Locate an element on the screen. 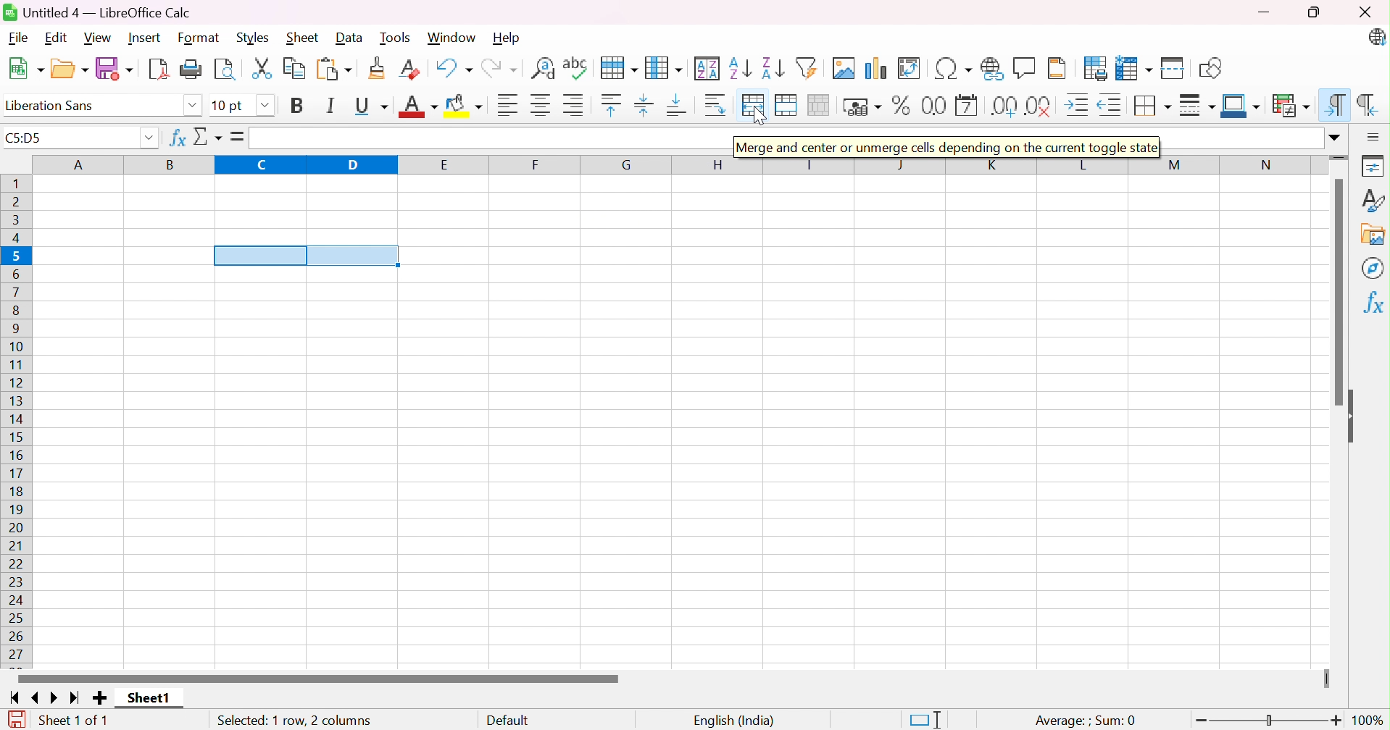  Format as Percent is located at coordinates (899, 106).